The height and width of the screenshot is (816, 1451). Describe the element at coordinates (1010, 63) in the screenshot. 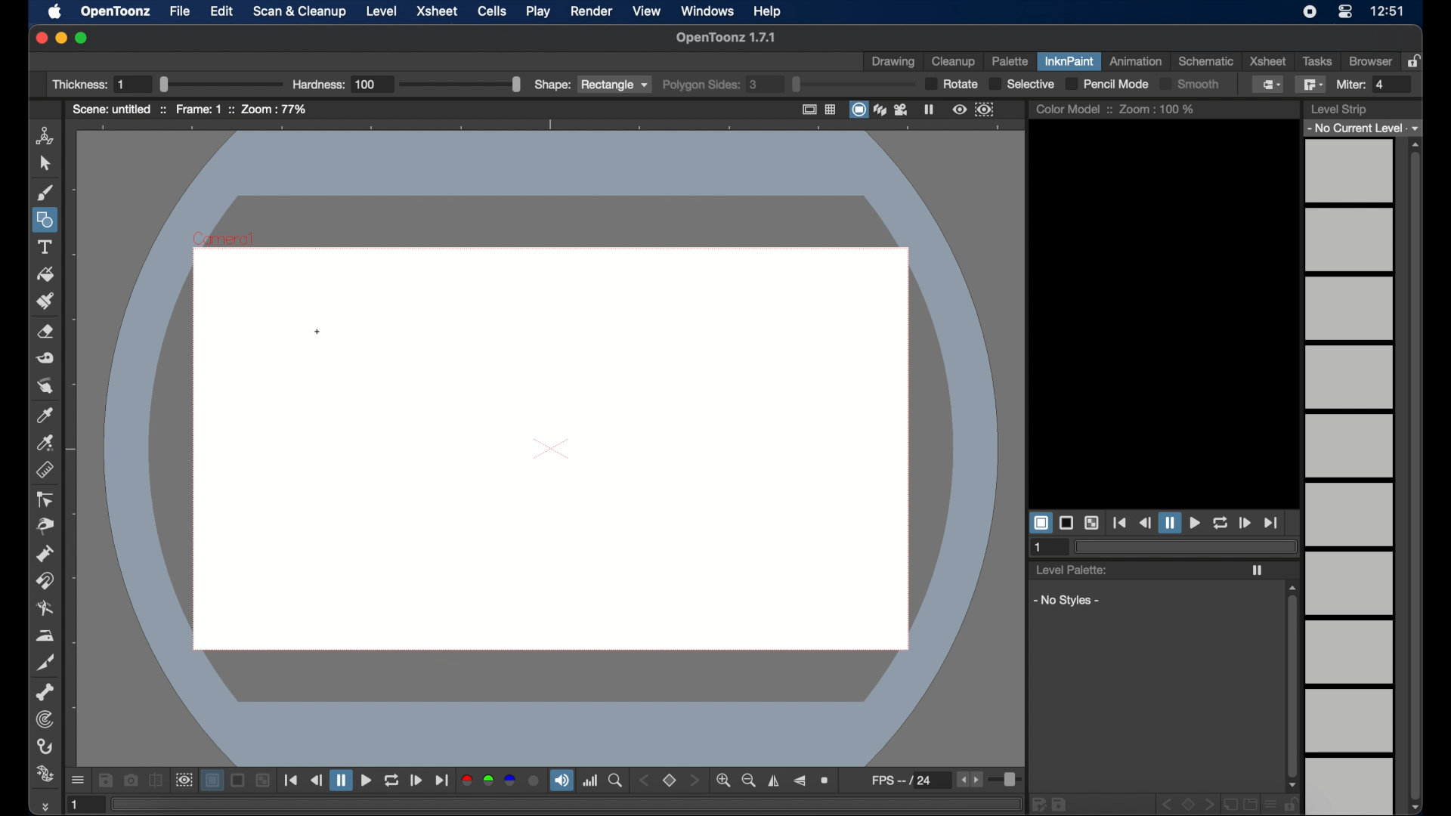

I see `palette` at that location.